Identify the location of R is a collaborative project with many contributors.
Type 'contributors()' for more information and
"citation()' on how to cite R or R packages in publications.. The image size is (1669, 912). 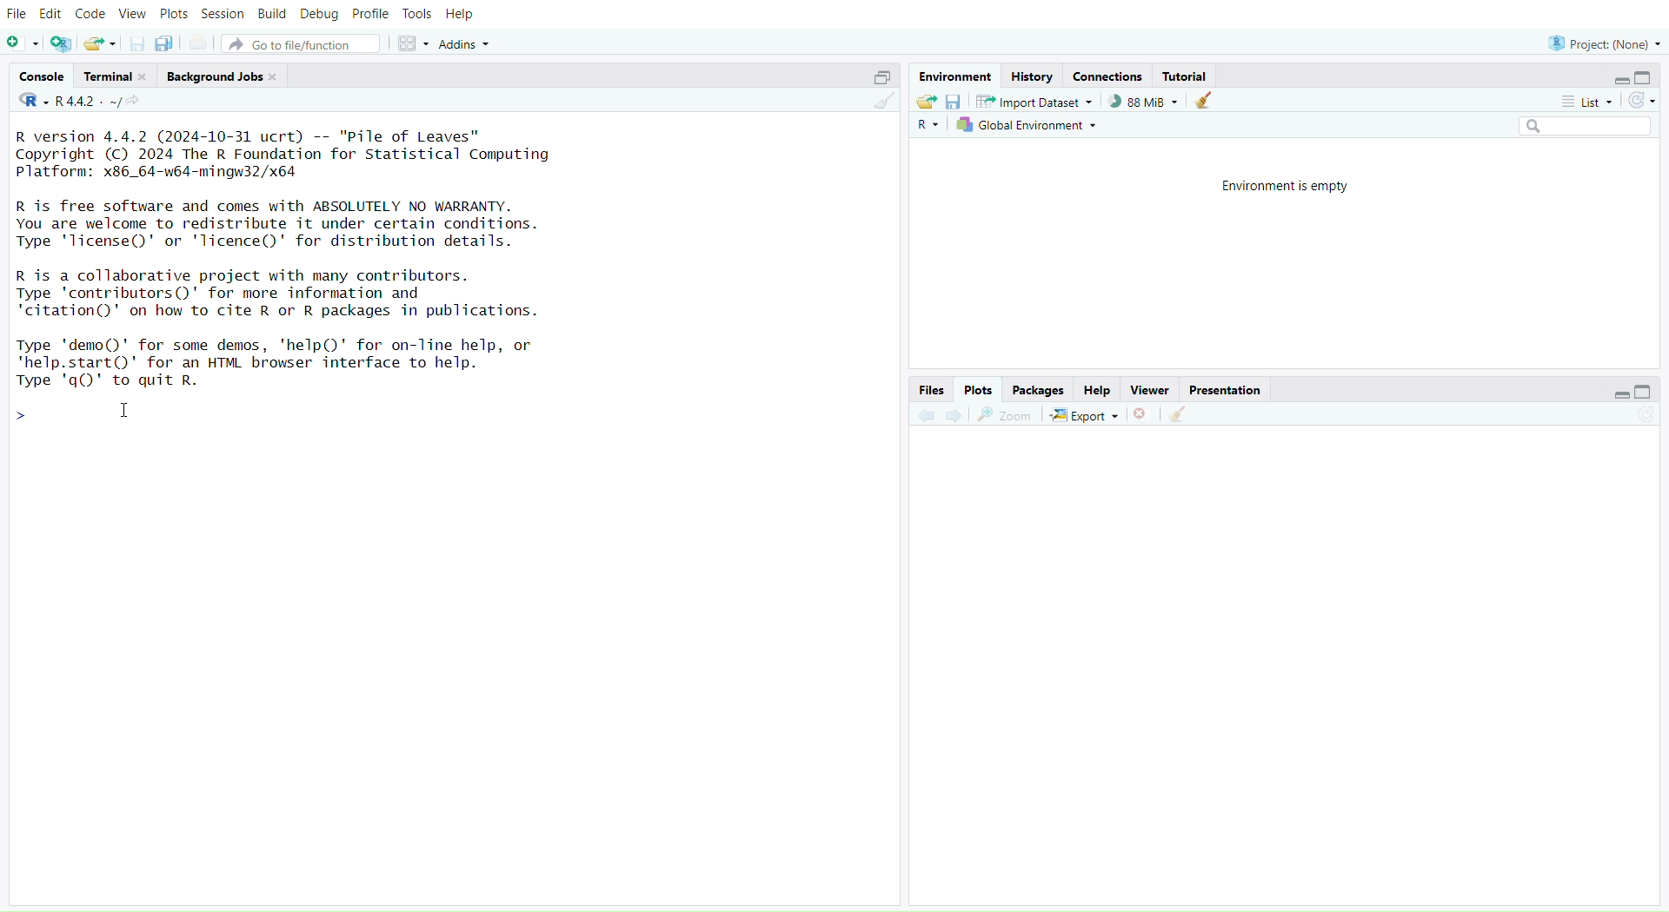
(330, 295).